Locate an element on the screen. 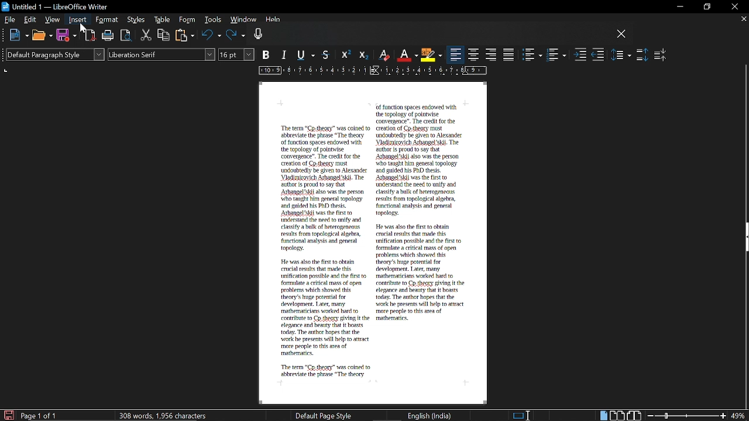 This screenshot has height=421, width=749. View is located at coordinates (53, 19).